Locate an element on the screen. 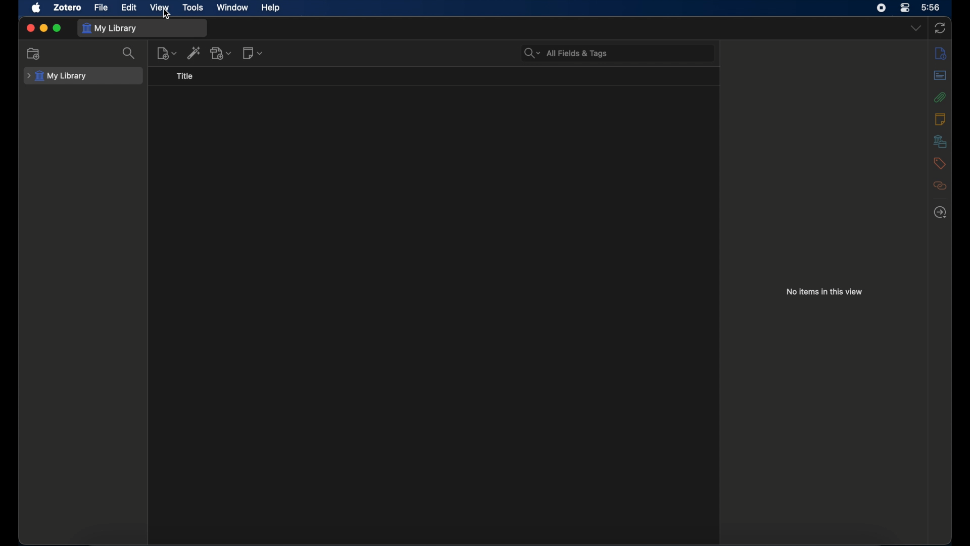 This screenshot has width=970, height=546. search is located at coordinates (129, 54).